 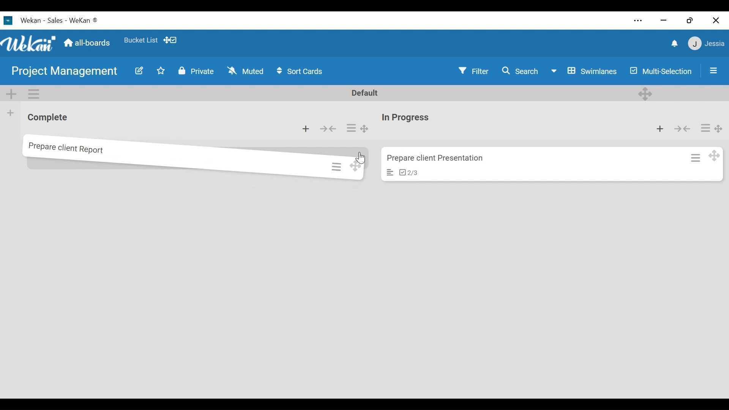 I want to click on Add card to the top of the list, so click(x=306, y=129).